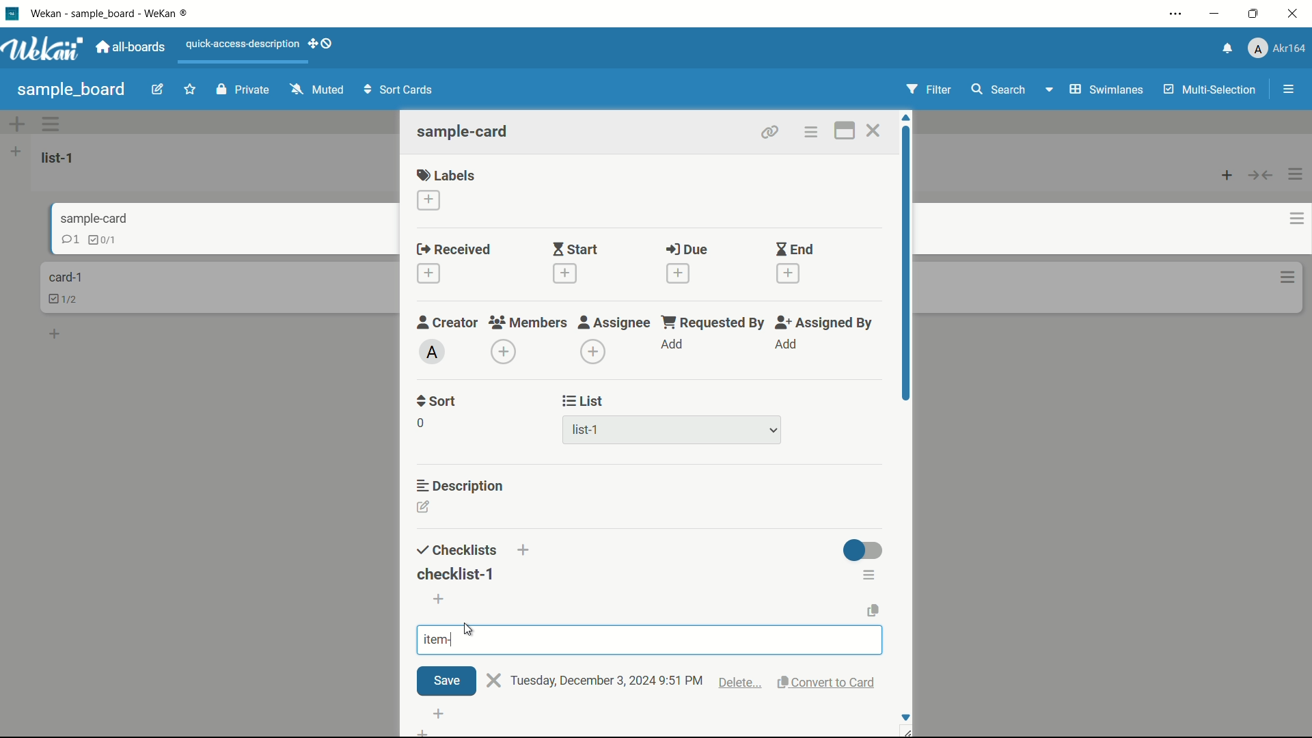 Image resolution: width=1312 pixels, height=738 pixels. Describe the element at coordinates (439, 599) in the screenshot. I see `add item` at that location.